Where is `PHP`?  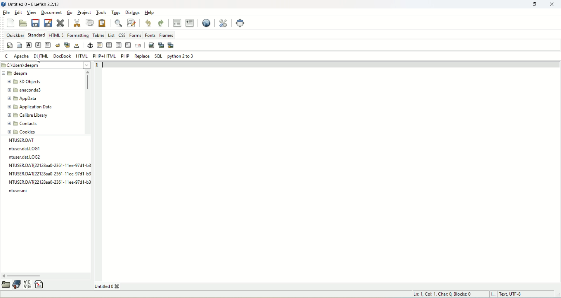
PHP is located at coordinates (125, 56).